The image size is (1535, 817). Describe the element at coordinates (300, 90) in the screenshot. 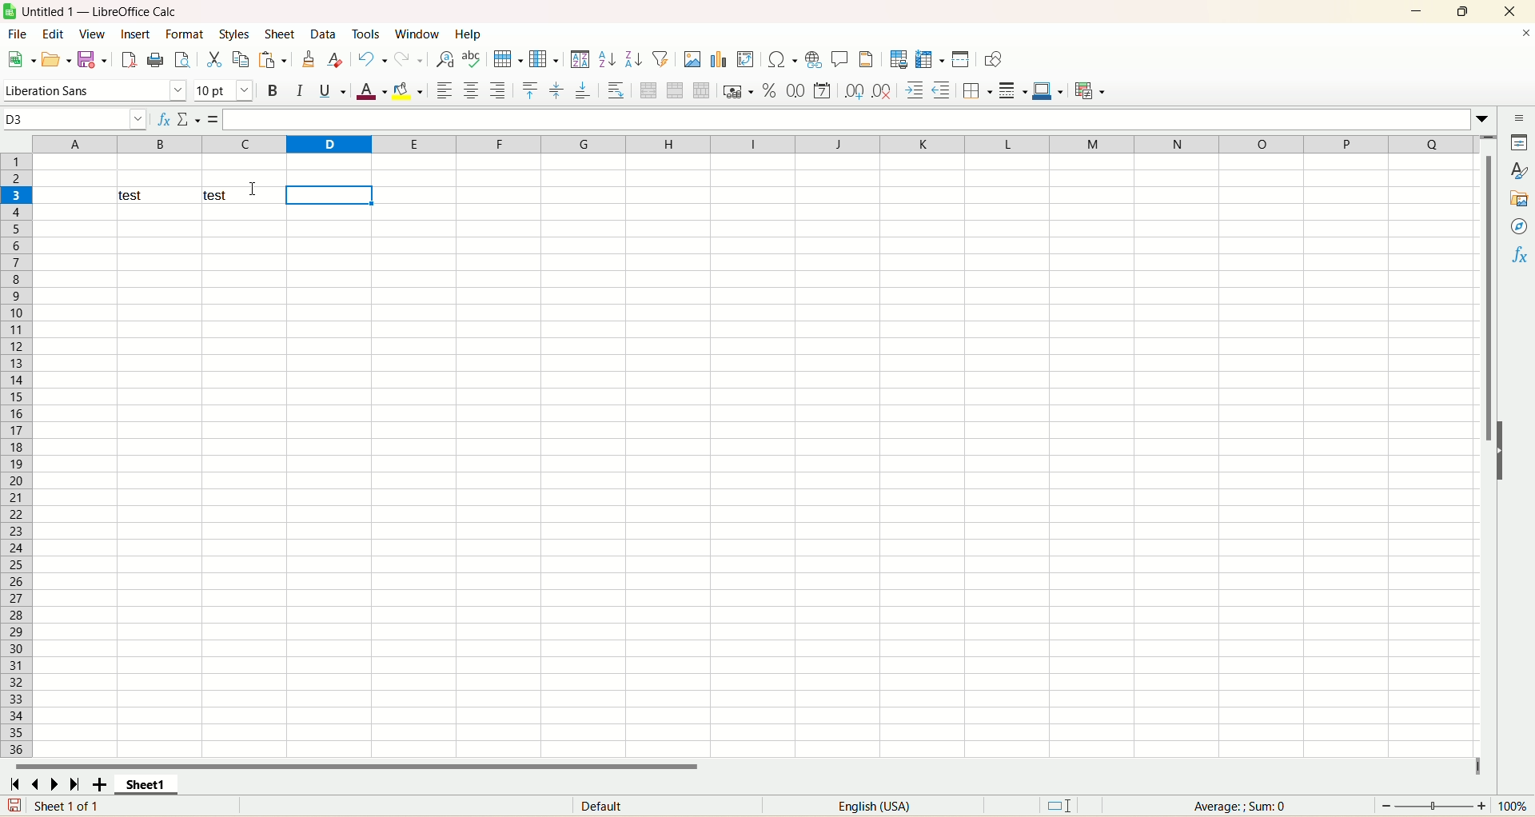

I see `italic` at that location.